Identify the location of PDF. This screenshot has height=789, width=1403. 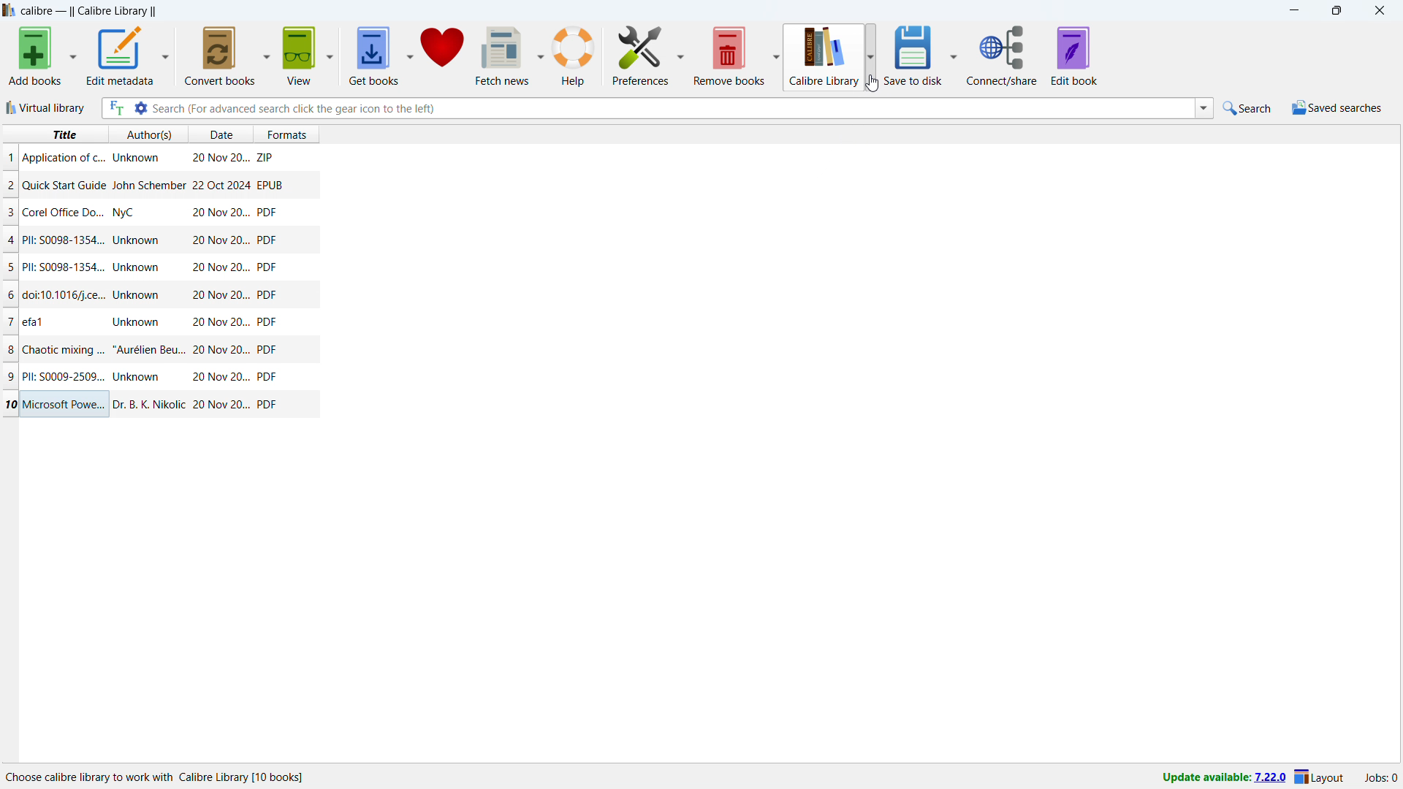
(267, 294).